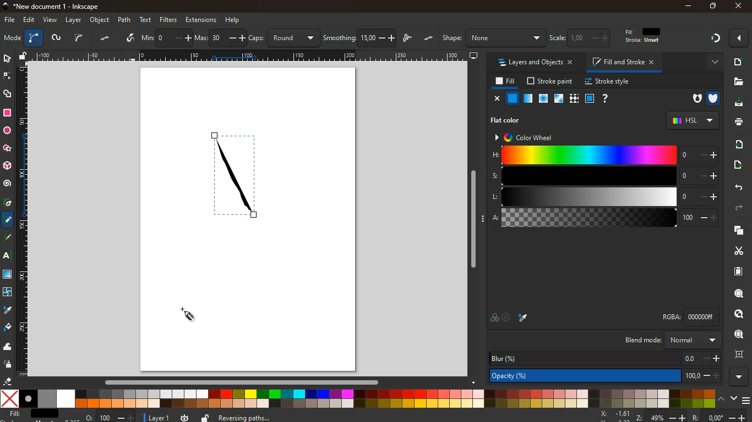 The image size is (752, 422). I want to click on draw, so click(8, 240).